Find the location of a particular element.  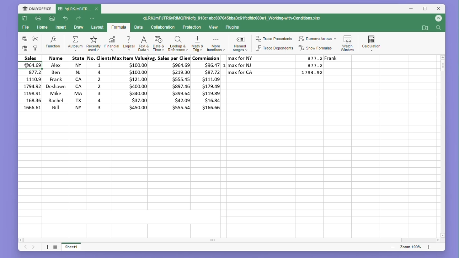

Calculation is located at coordinates (372, 42).